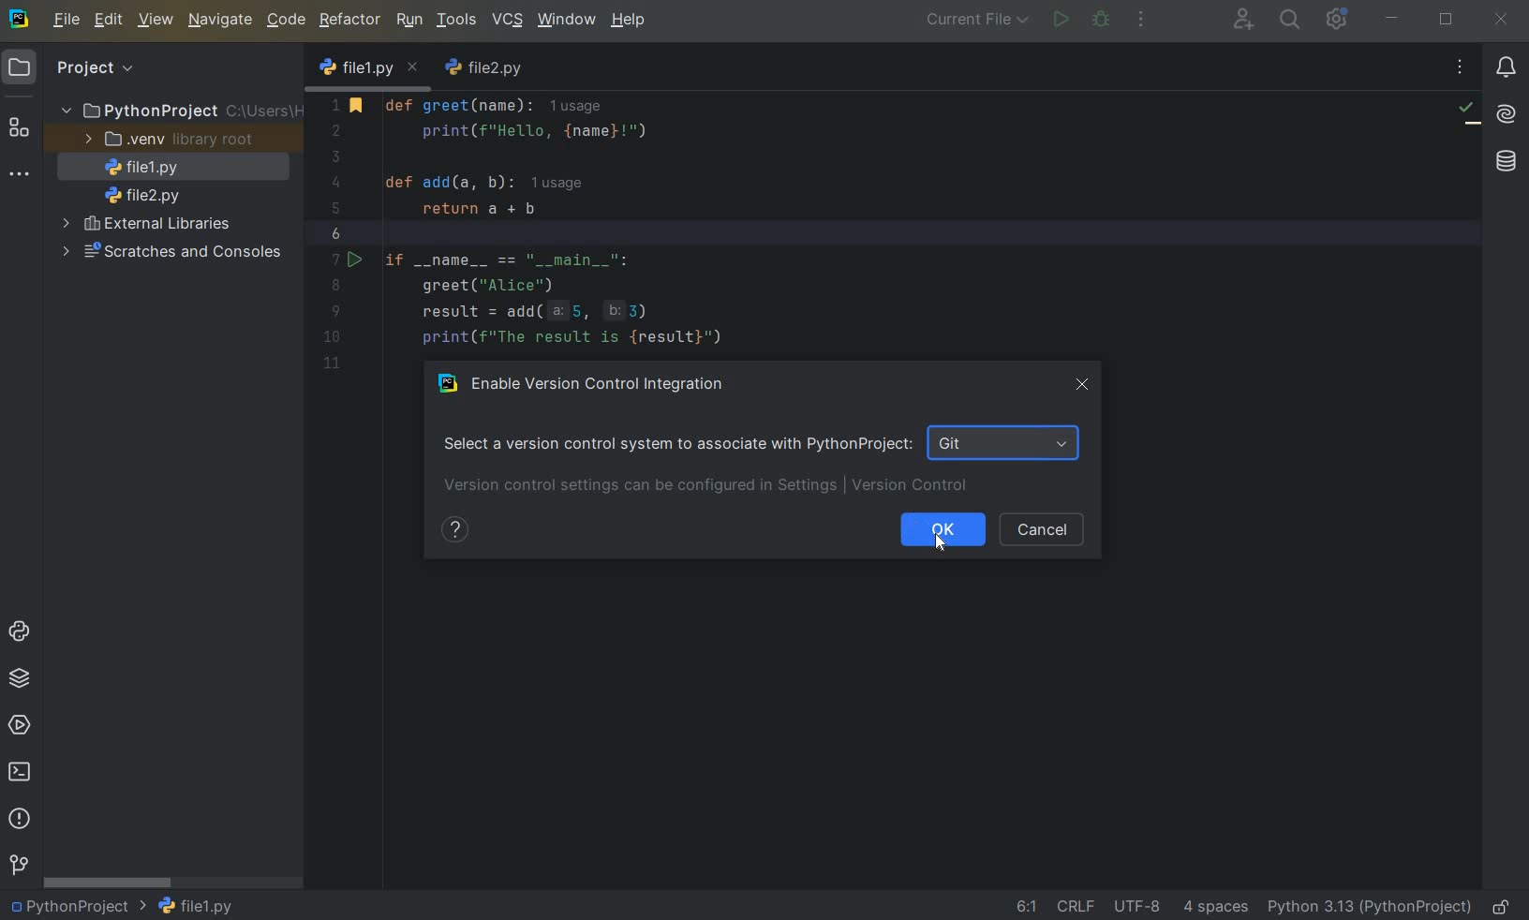 The width and height of the screenshot is (1529, 920). Describe the element at coordinates (157, 21) in the screenshot. I see `view` at that location.